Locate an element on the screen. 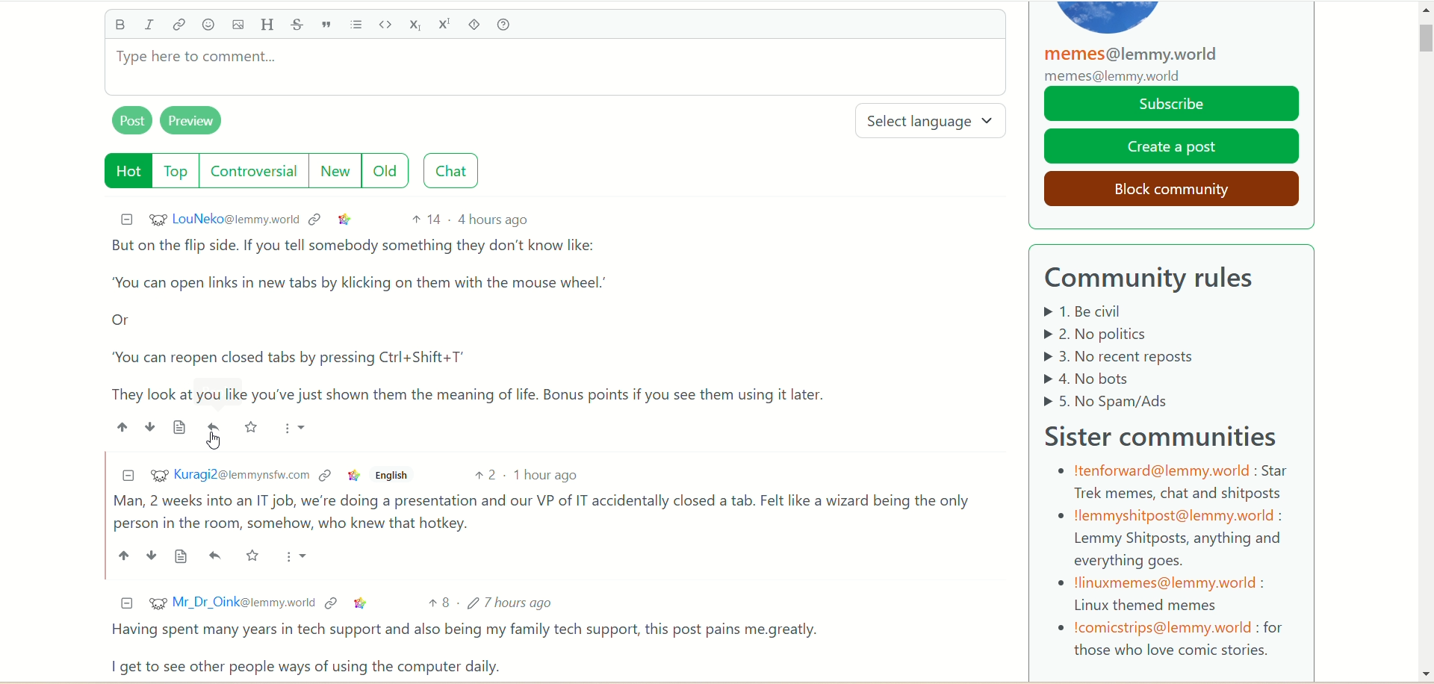  more is located at coordinates (290, 426).